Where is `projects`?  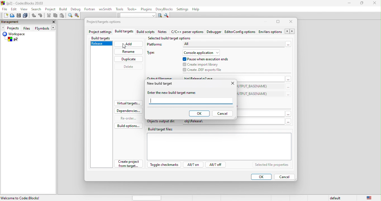 projects is located at coordinates (10, 28).